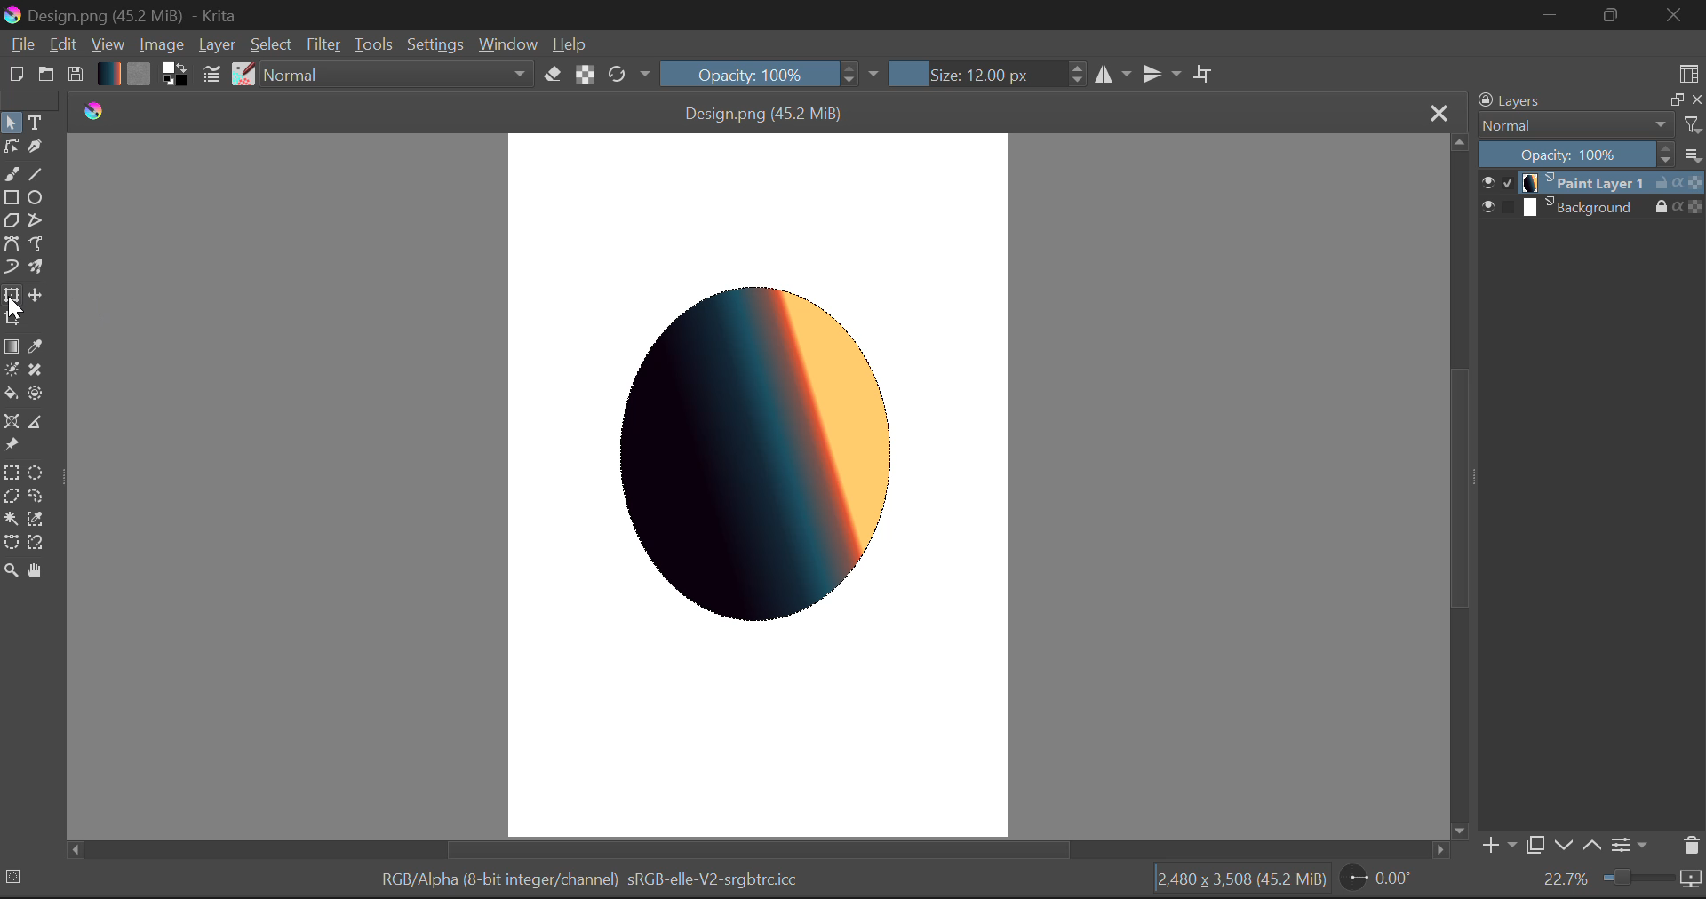 This screenshot has width=1706, height=899. Describe the element at coordinates (764, 456) in the screenshot. I see `Paint Layer Illustration` at that location.